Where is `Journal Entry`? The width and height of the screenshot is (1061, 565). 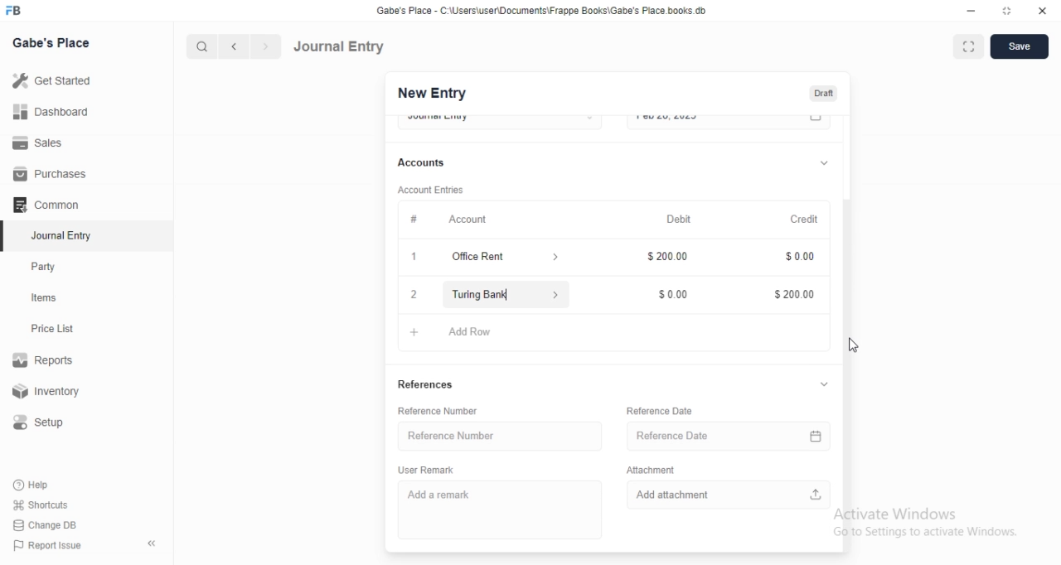
Journal Entry is located at coordinates (339, 46).